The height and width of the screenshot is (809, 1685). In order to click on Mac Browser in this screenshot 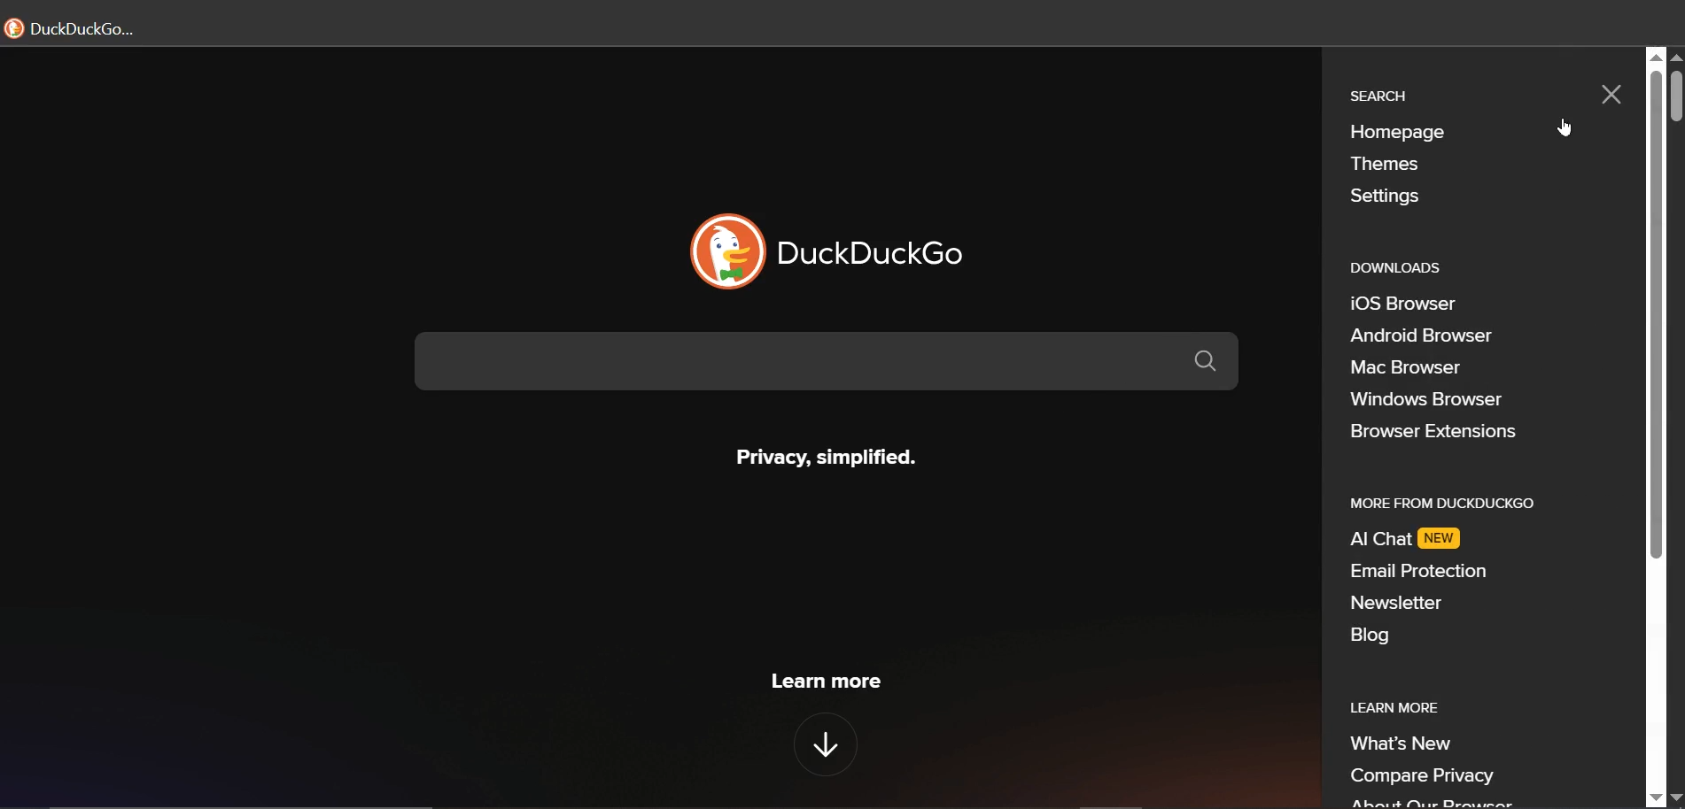, I will do `click(1409, 366)`.